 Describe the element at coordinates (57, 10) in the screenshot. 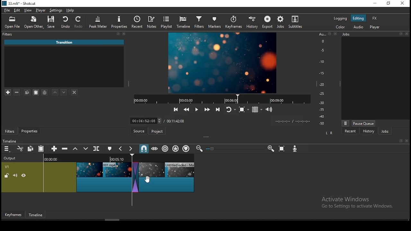

I see `settings` at that location.